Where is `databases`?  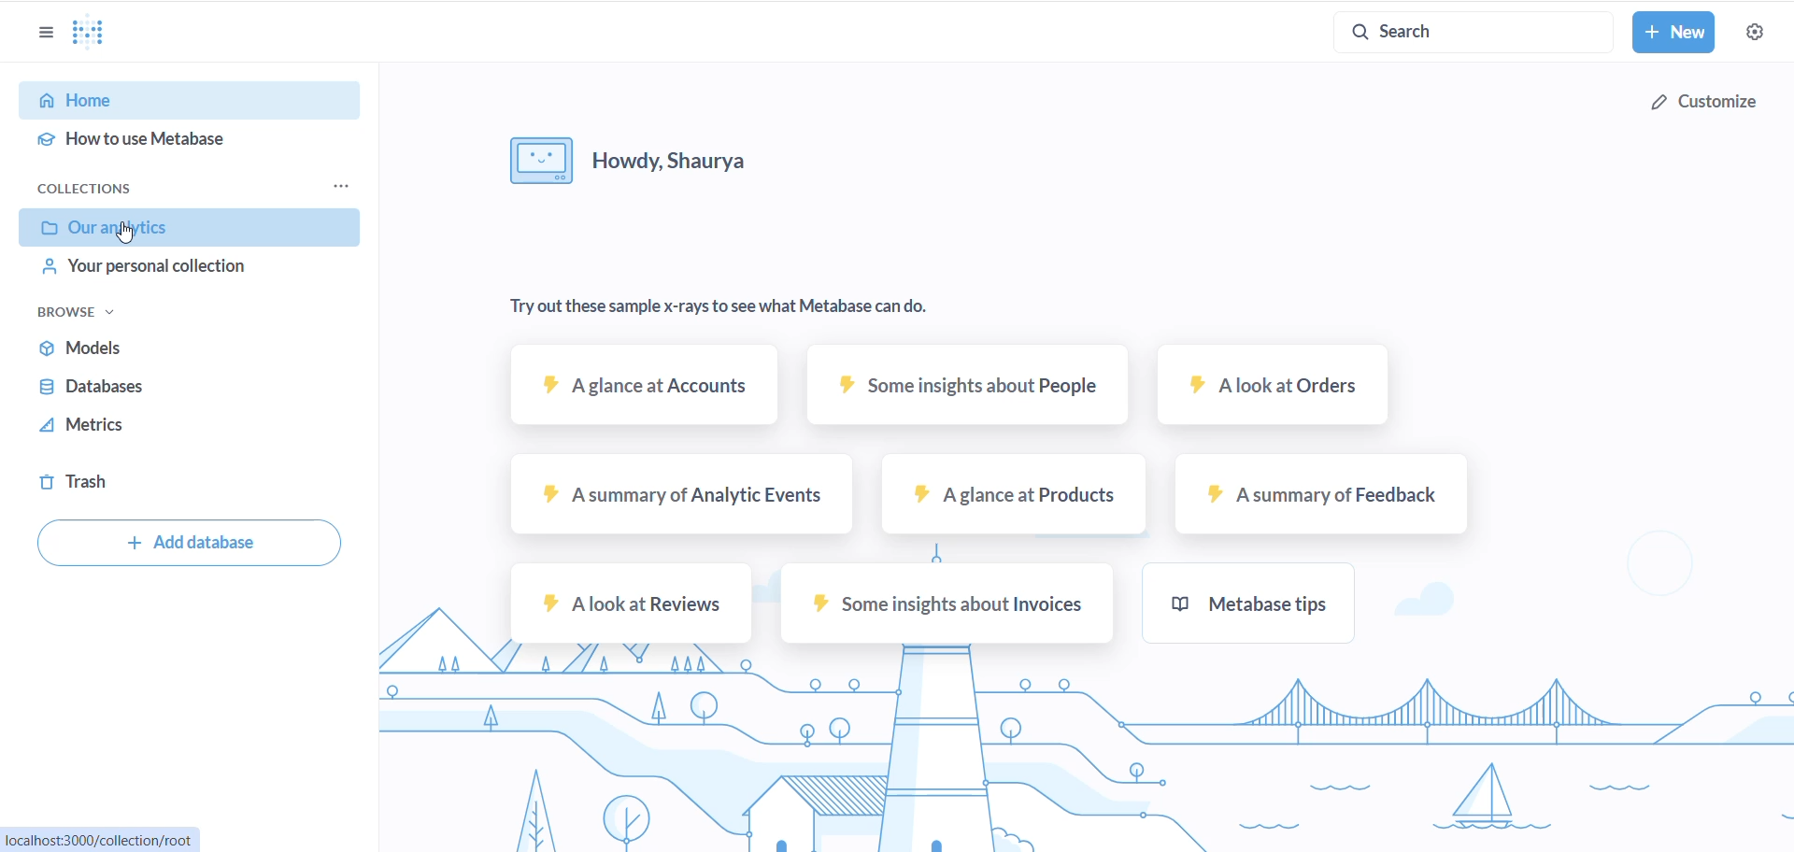
databases is located at coordinates (141, 389).